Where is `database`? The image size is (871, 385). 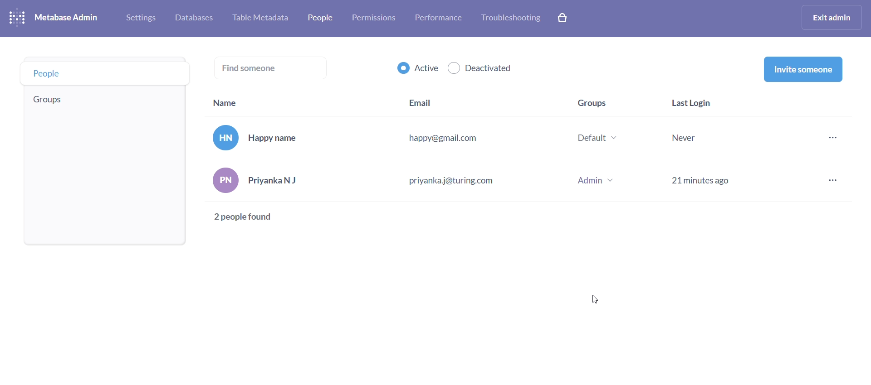 database is located at coordinates (192, 19).